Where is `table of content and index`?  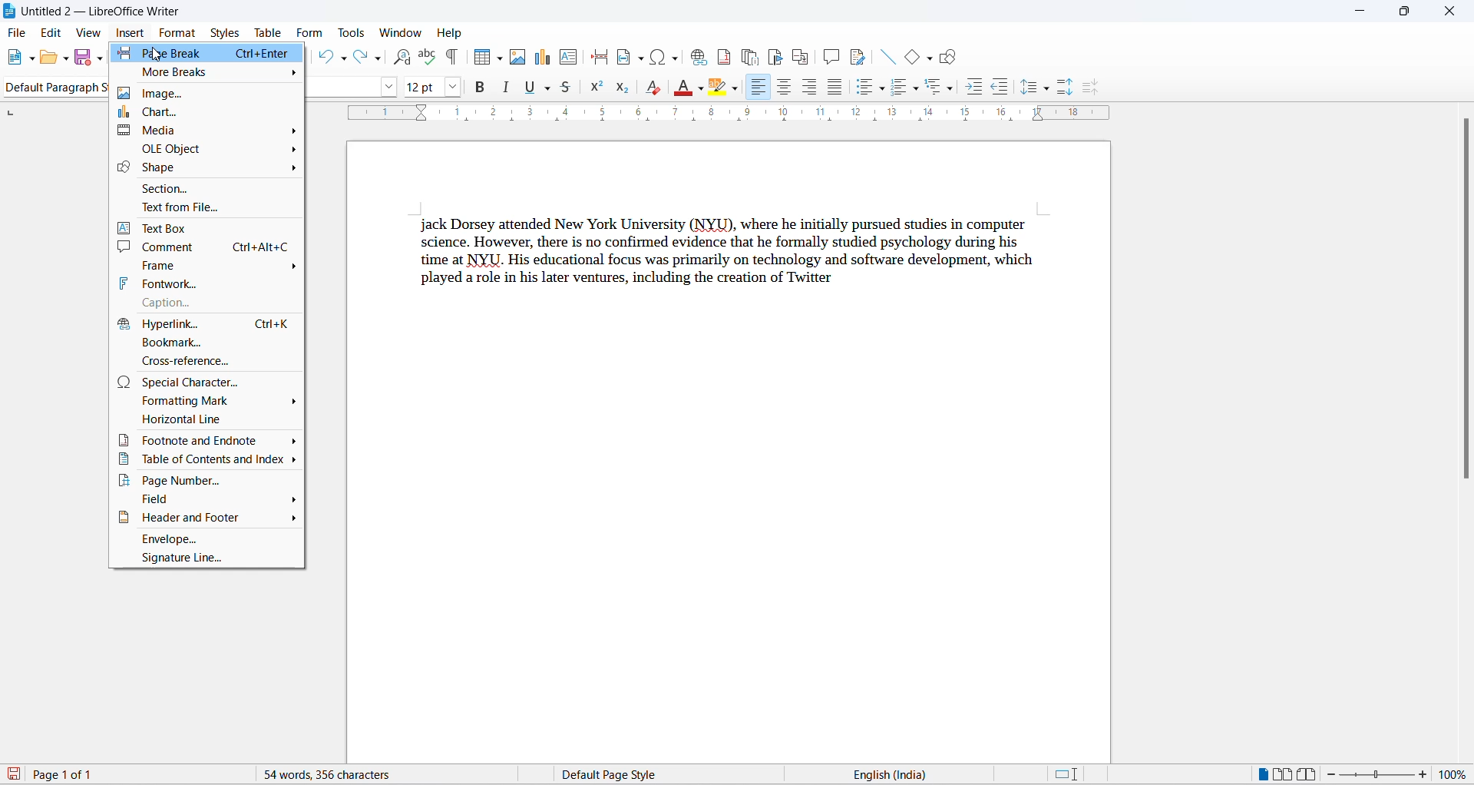
table of content and index is located at coordinates (210, 461).